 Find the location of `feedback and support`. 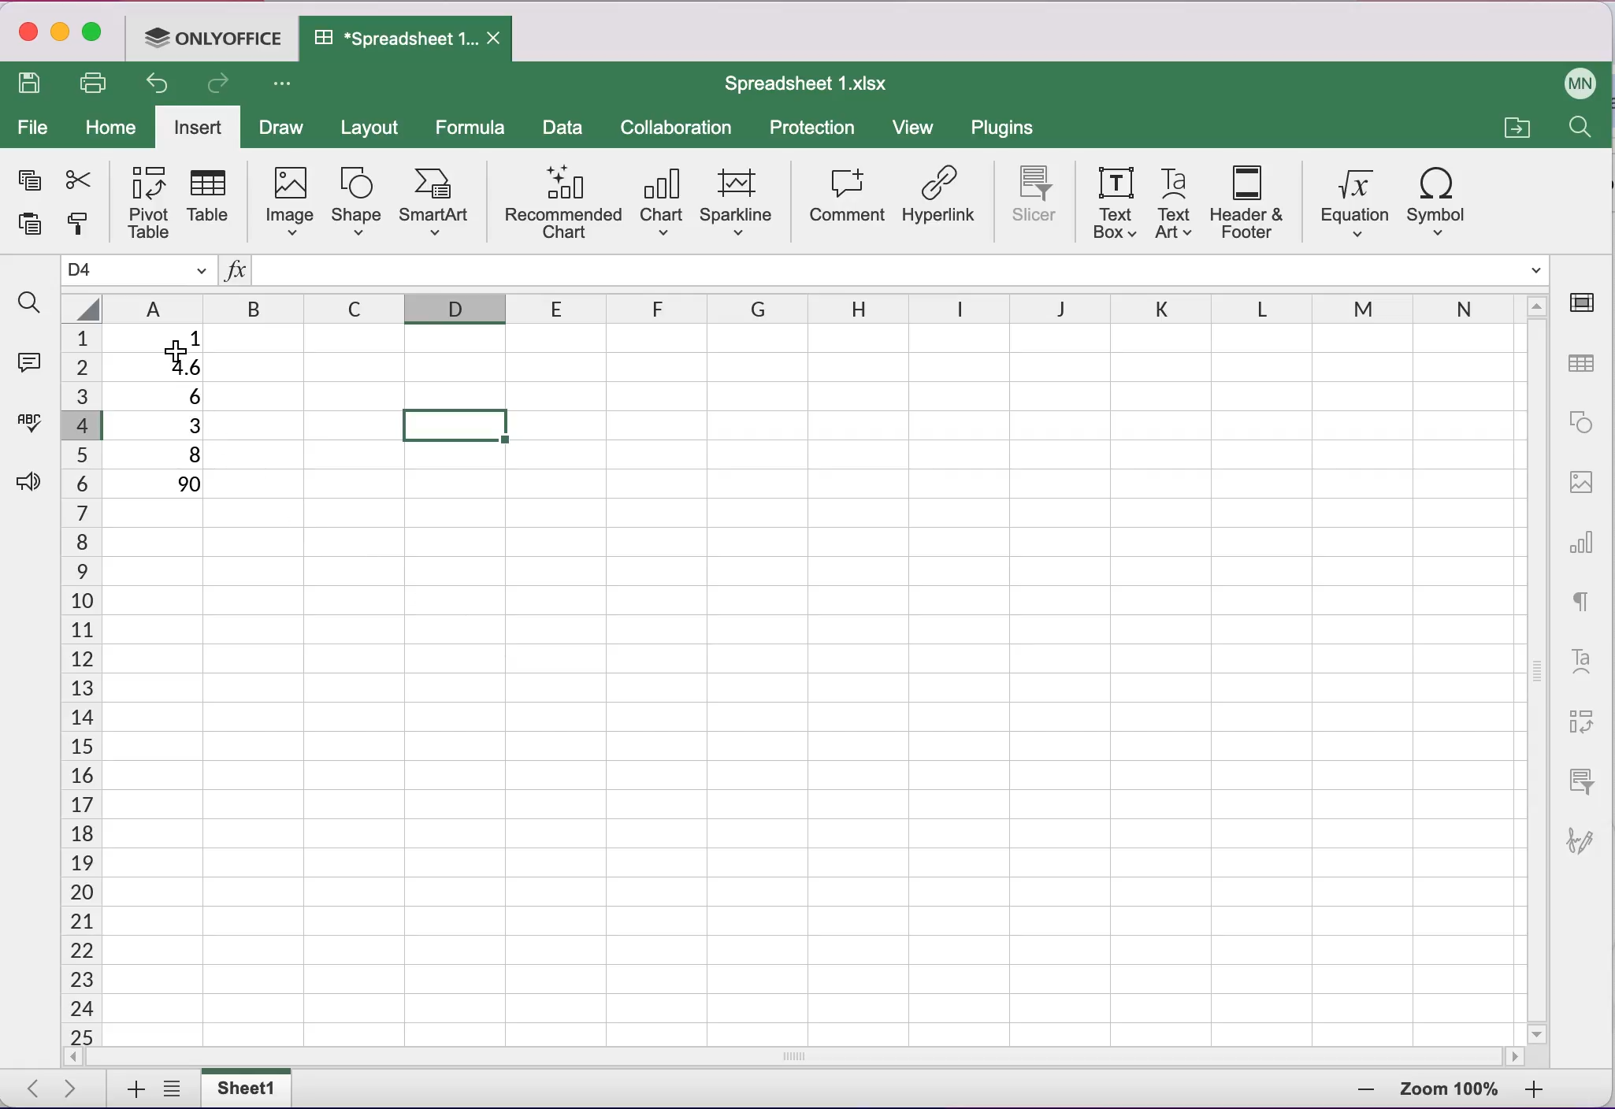

feedback and support is located at coordinates (28, 480).